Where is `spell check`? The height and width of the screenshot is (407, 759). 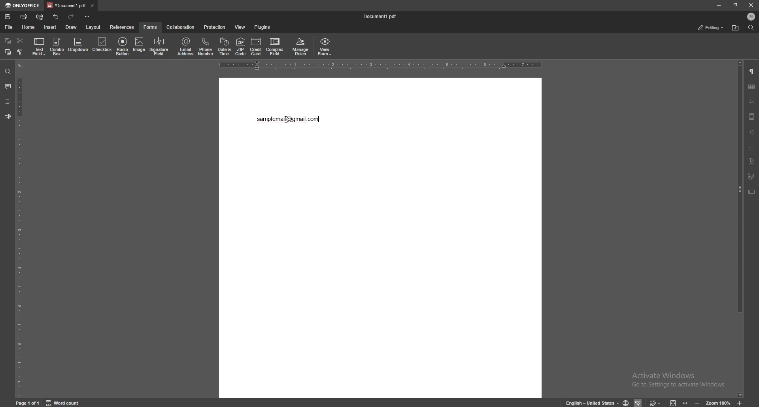
spell check is located at coordinates (638, 402).